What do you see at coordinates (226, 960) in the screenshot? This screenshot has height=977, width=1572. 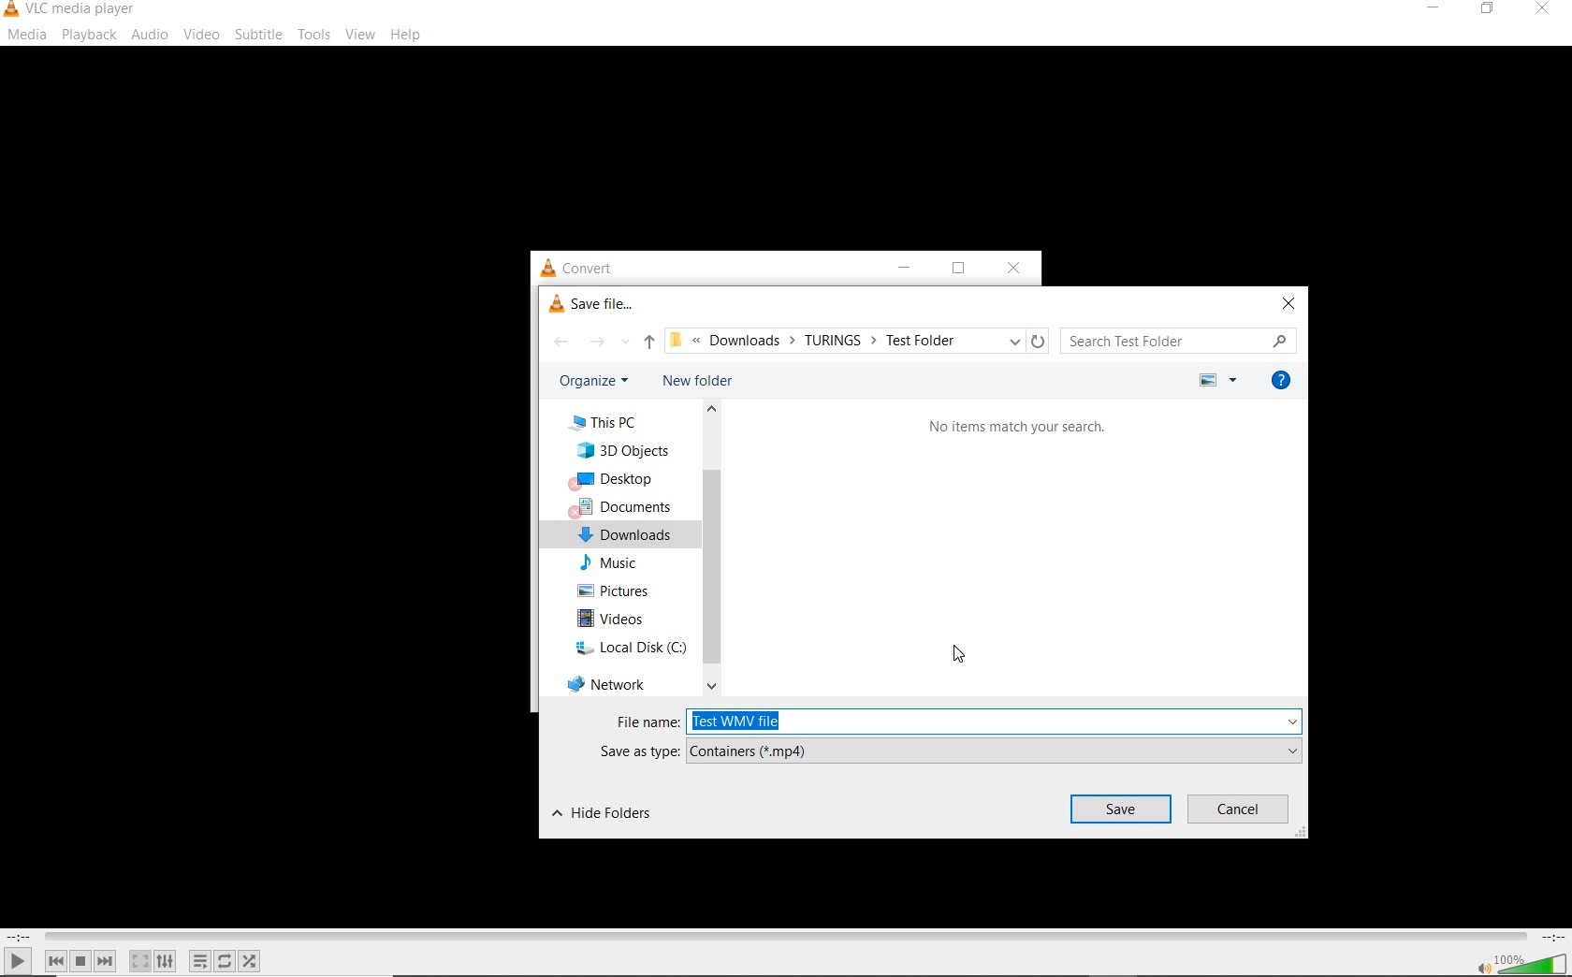 I see `click to toggle between loop all` at bounding box center [226, 960].